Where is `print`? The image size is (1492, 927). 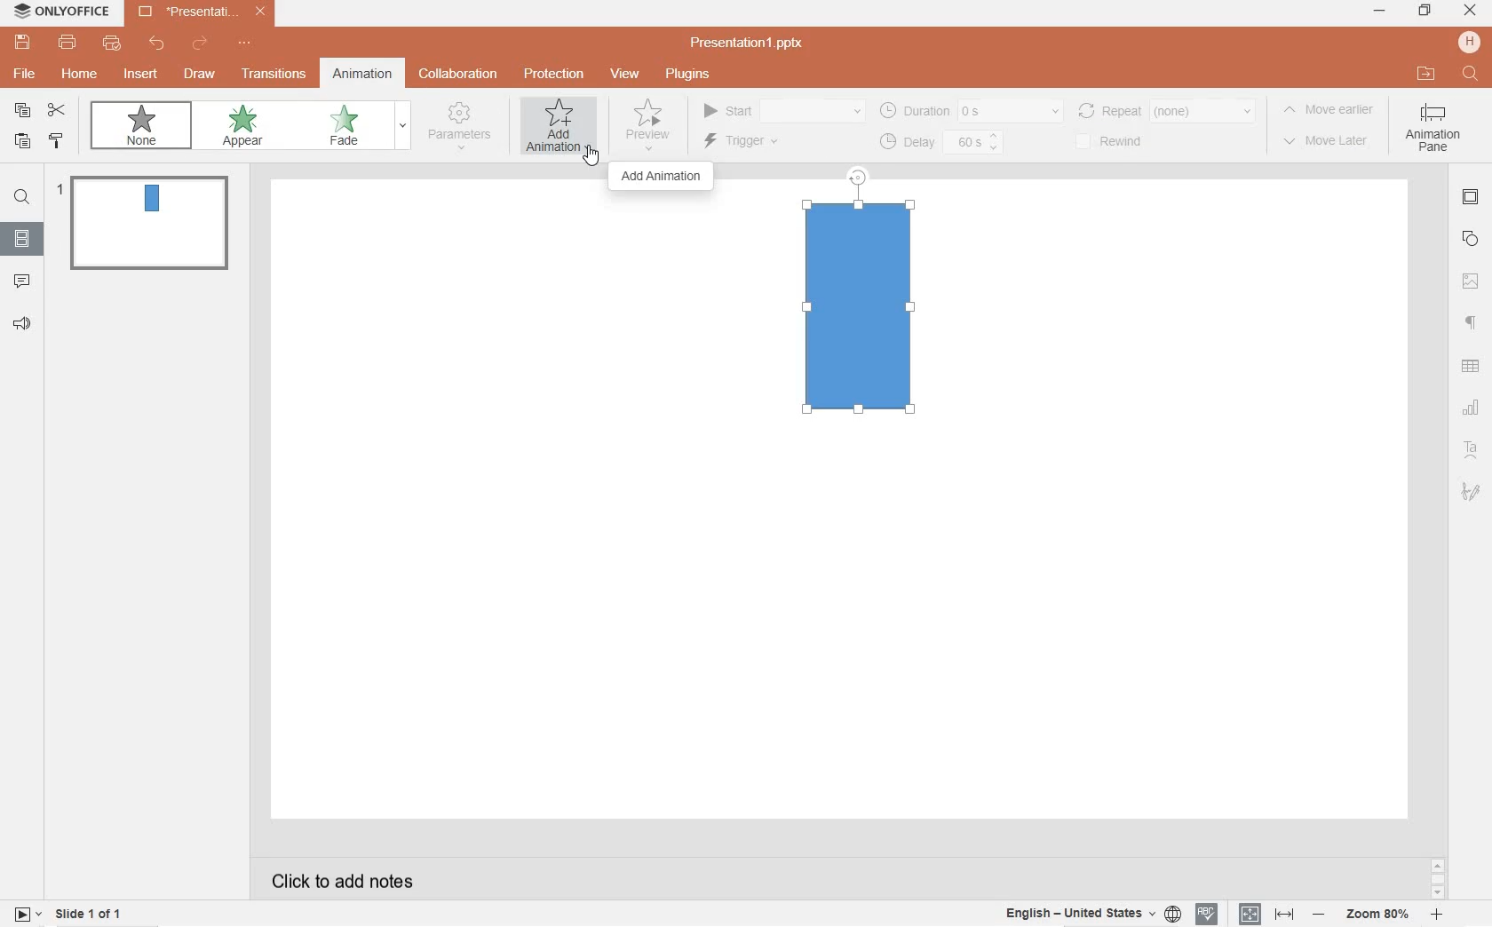
print is located at coordinates (68, 43).